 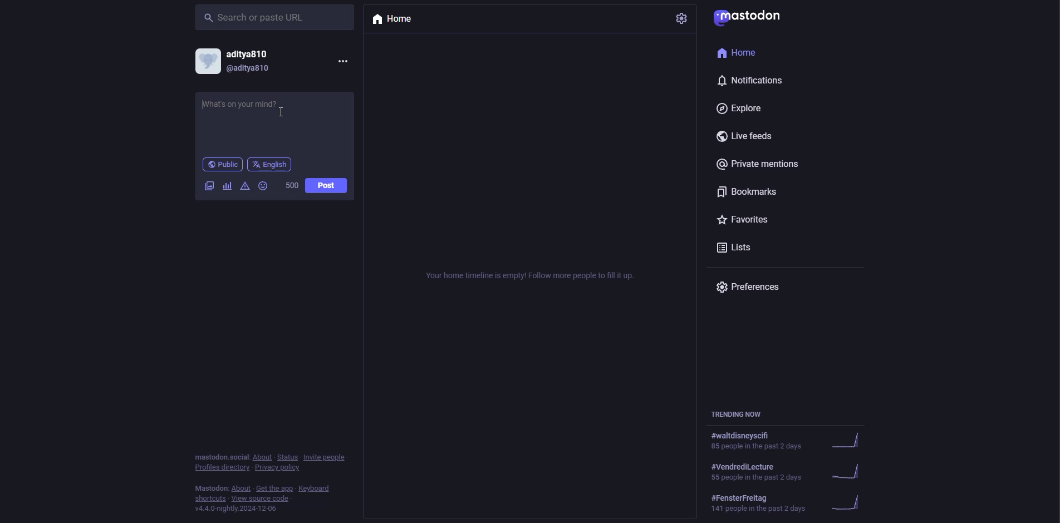 I want to click on settings, so click(x=683, y=20).